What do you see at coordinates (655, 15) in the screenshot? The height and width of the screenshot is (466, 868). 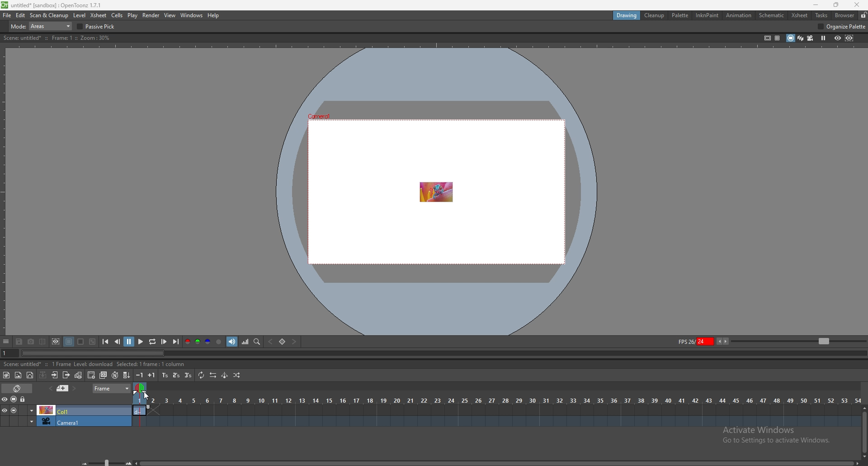 I see `cleanup` at bounding box center [655, 15].